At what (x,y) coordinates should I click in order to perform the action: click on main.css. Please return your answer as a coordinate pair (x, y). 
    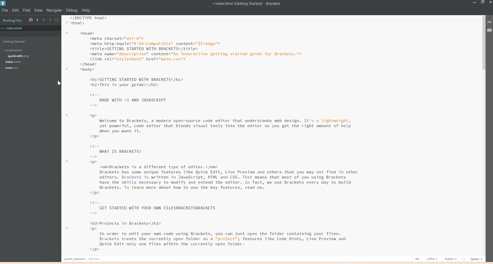
    Looking at the image, I should click on (13, 68).